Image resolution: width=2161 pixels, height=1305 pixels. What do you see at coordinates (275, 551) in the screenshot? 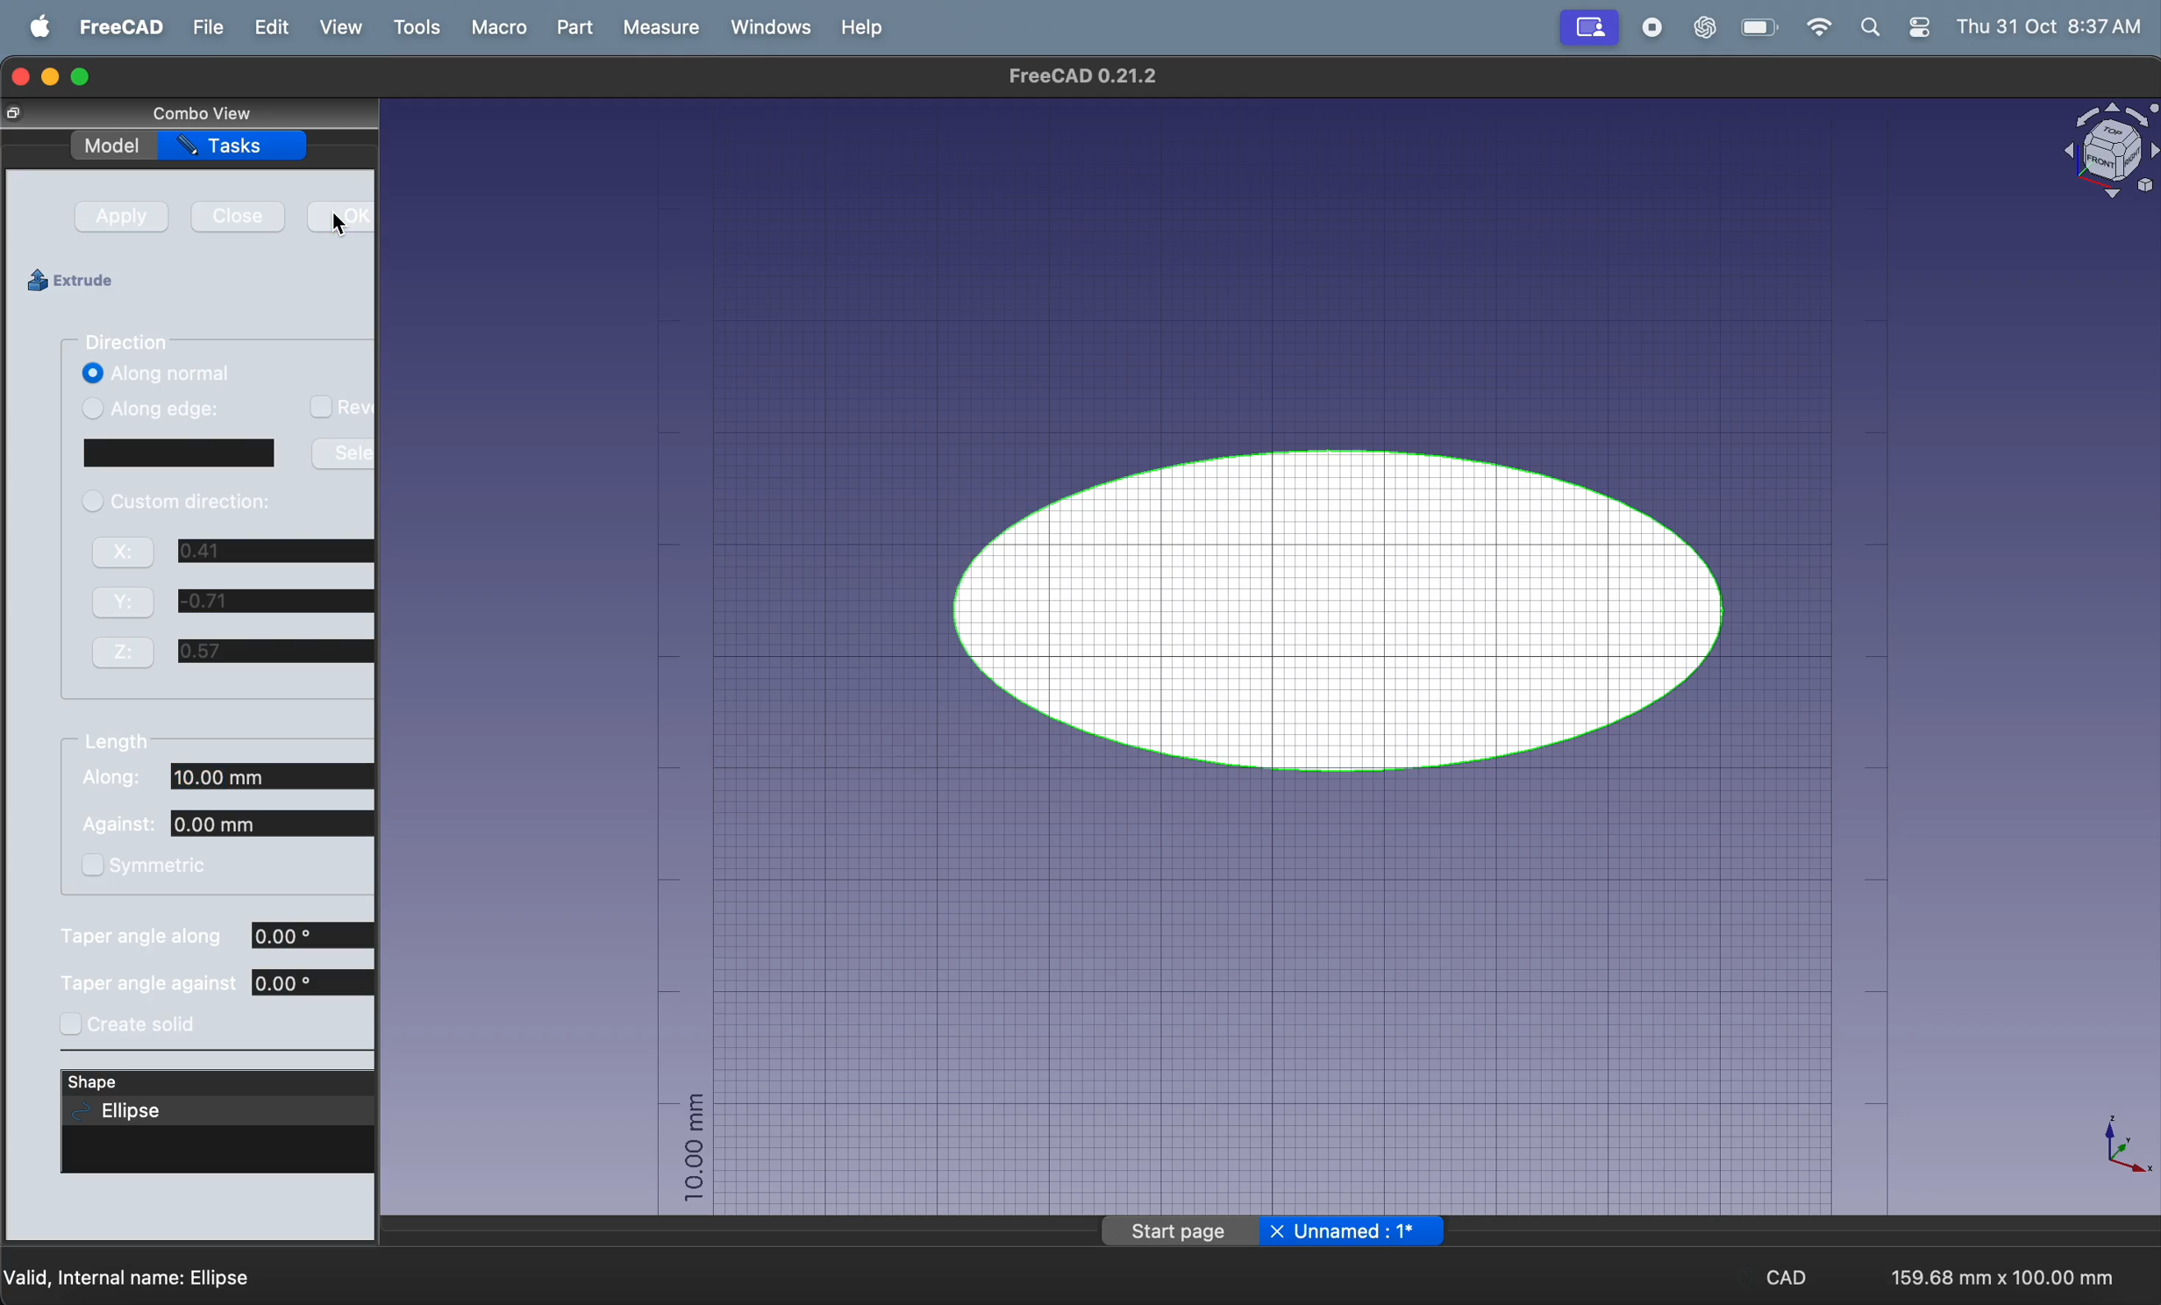
I see `0.41` at bounding box center [275, 551].